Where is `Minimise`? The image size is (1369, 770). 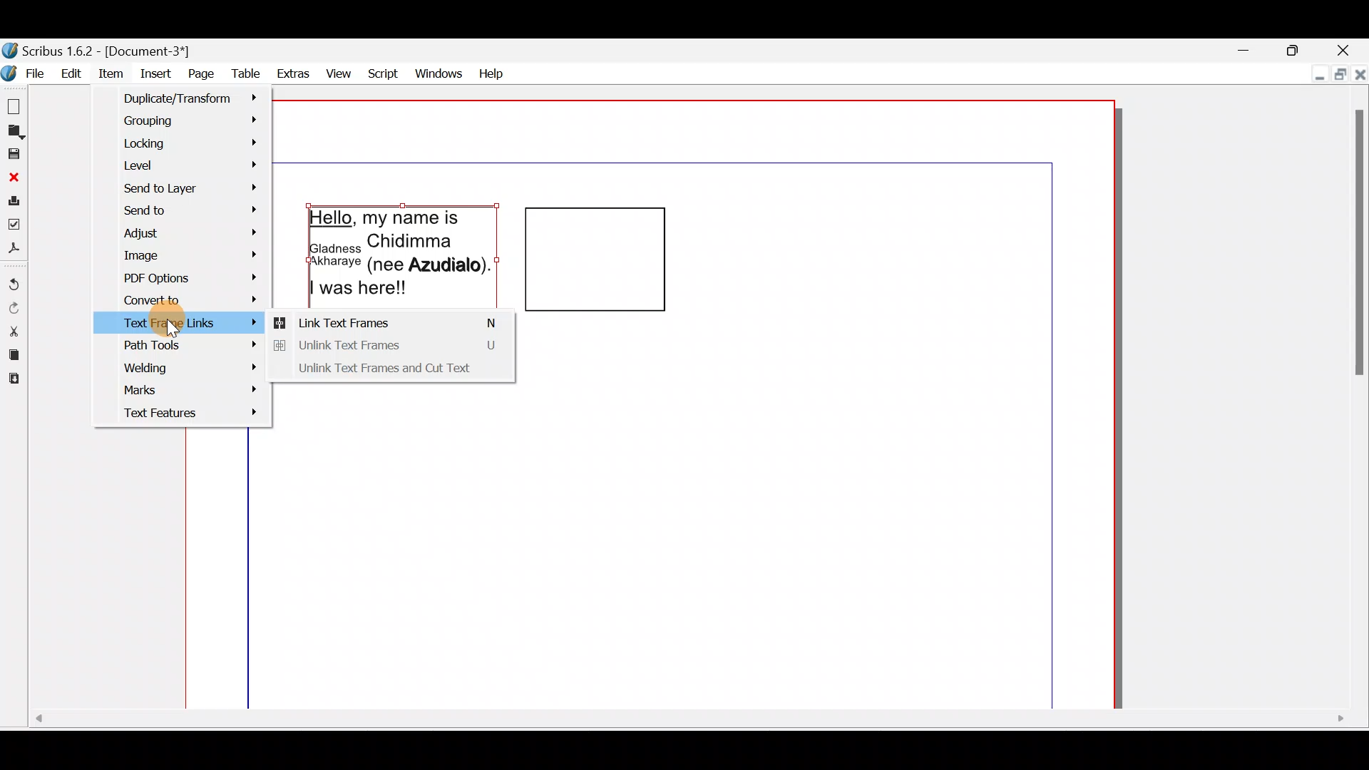 Minimise is located at coordinates (1316, 71).